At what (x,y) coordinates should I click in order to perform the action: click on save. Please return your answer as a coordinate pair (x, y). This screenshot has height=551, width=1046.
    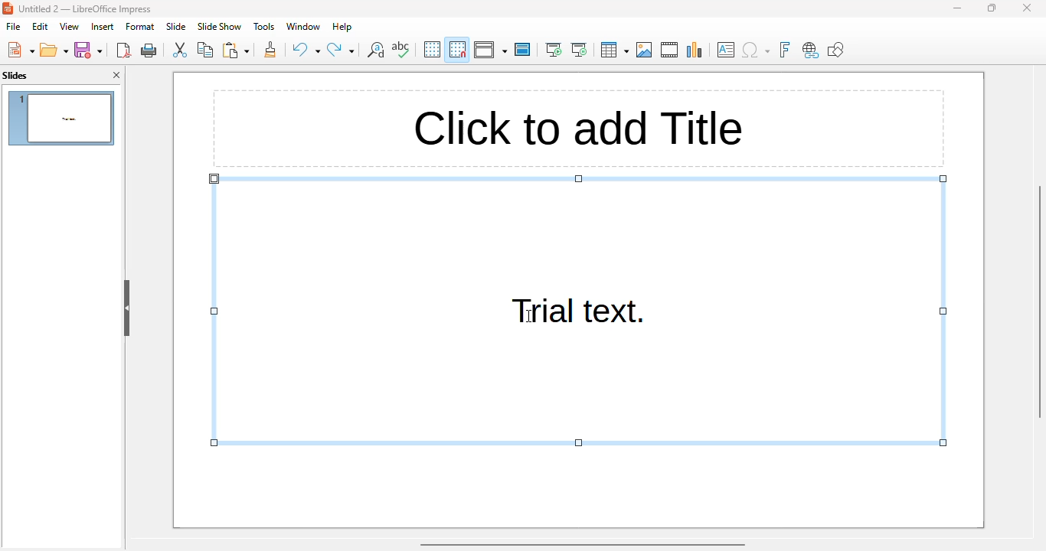
    Looking at the image, I should click on (89, 50).